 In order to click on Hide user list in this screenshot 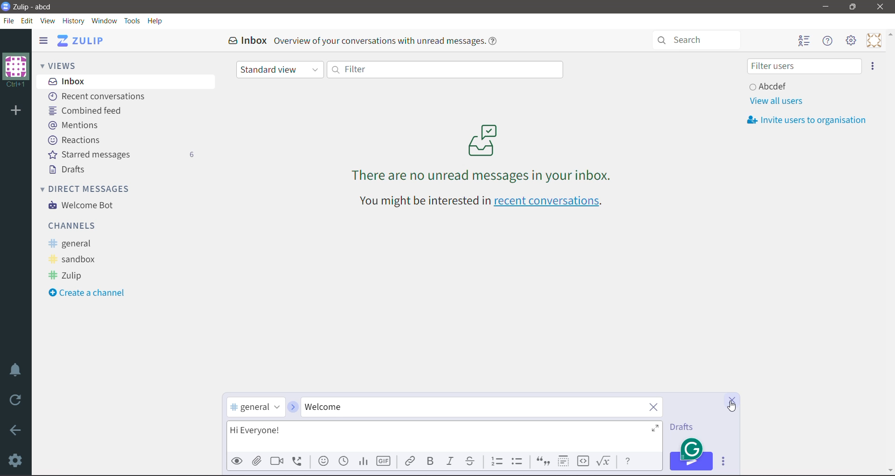, I will do `click(803, 41)`.